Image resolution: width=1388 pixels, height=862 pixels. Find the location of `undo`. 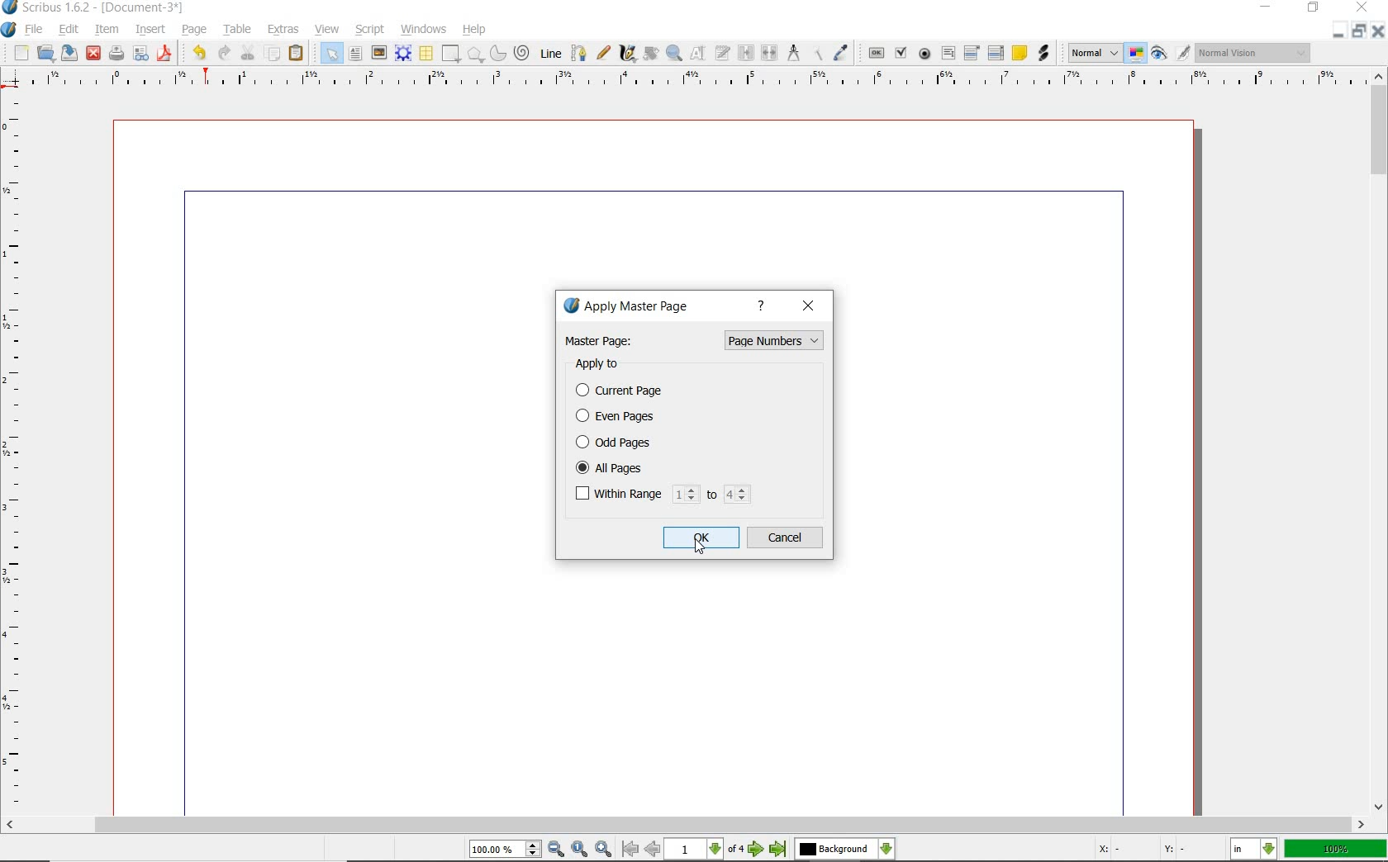

undo is located at coordinates (196, 53).